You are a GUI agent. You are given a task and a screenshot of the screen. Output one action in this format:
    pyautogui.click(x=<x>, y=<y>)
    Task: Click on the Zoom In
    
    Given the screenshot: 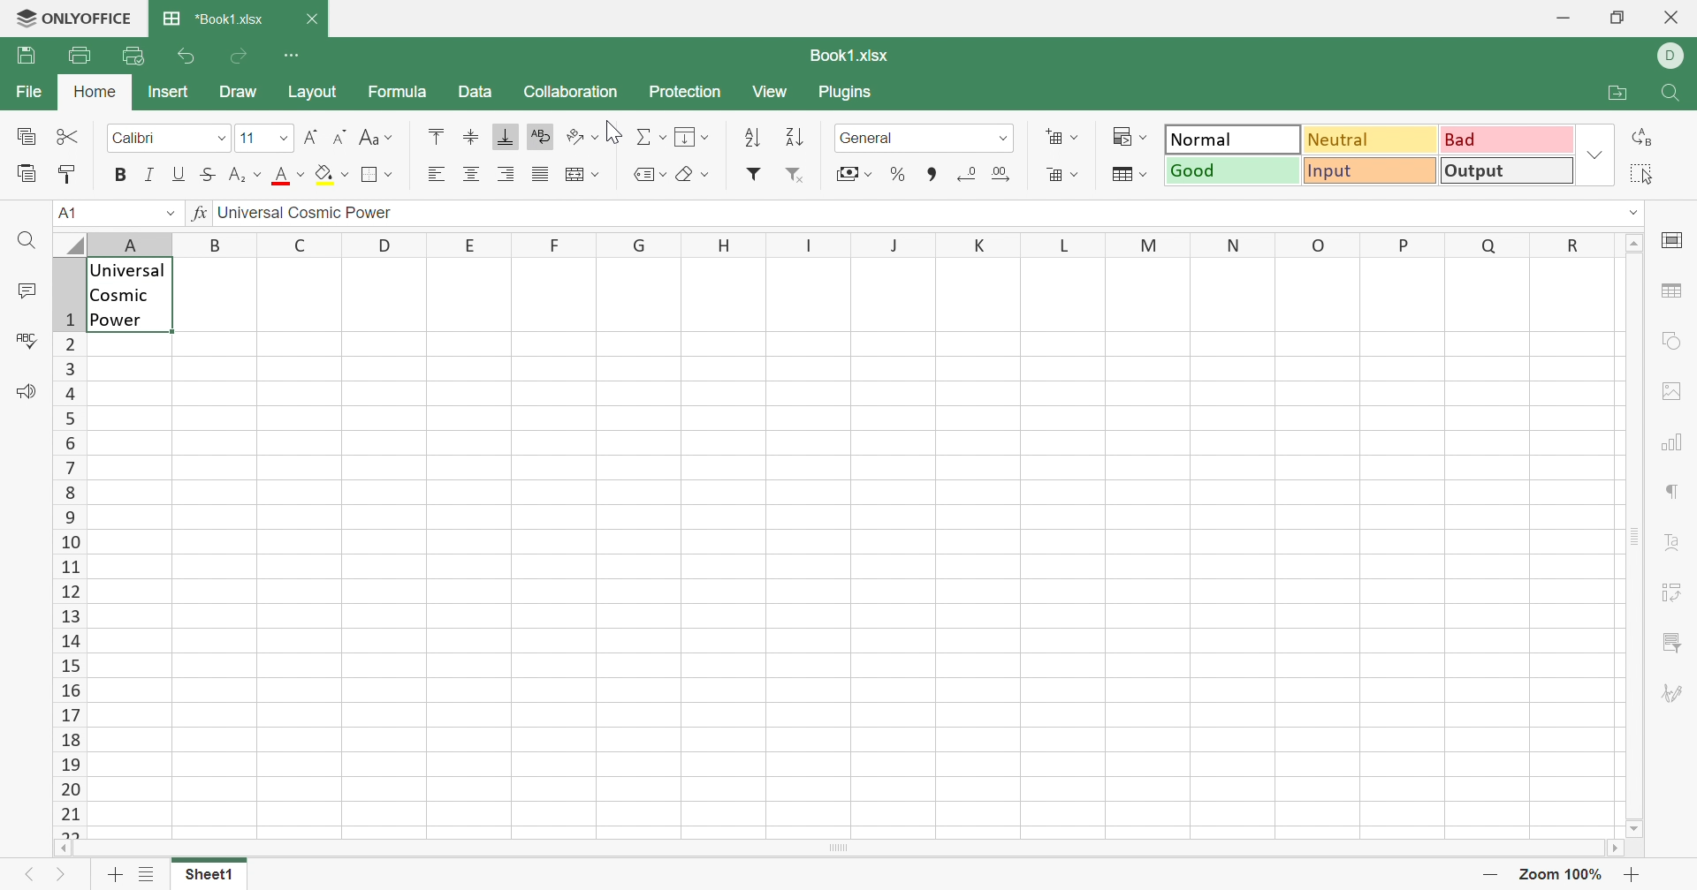 What is the action you would take?
    pyautogui.click(x=1636, y=875)
    